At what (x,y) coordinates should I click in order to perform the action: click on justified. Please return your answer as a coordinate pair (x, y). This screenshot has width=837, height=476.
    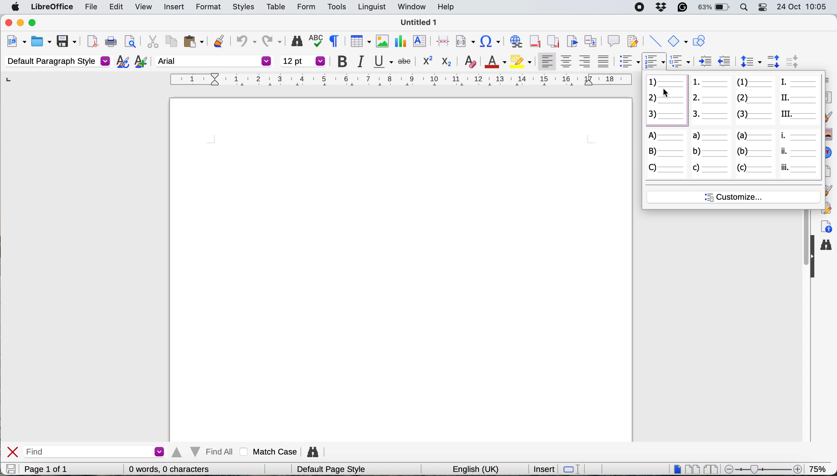
    Looking at the image, I should click on (606, 61).